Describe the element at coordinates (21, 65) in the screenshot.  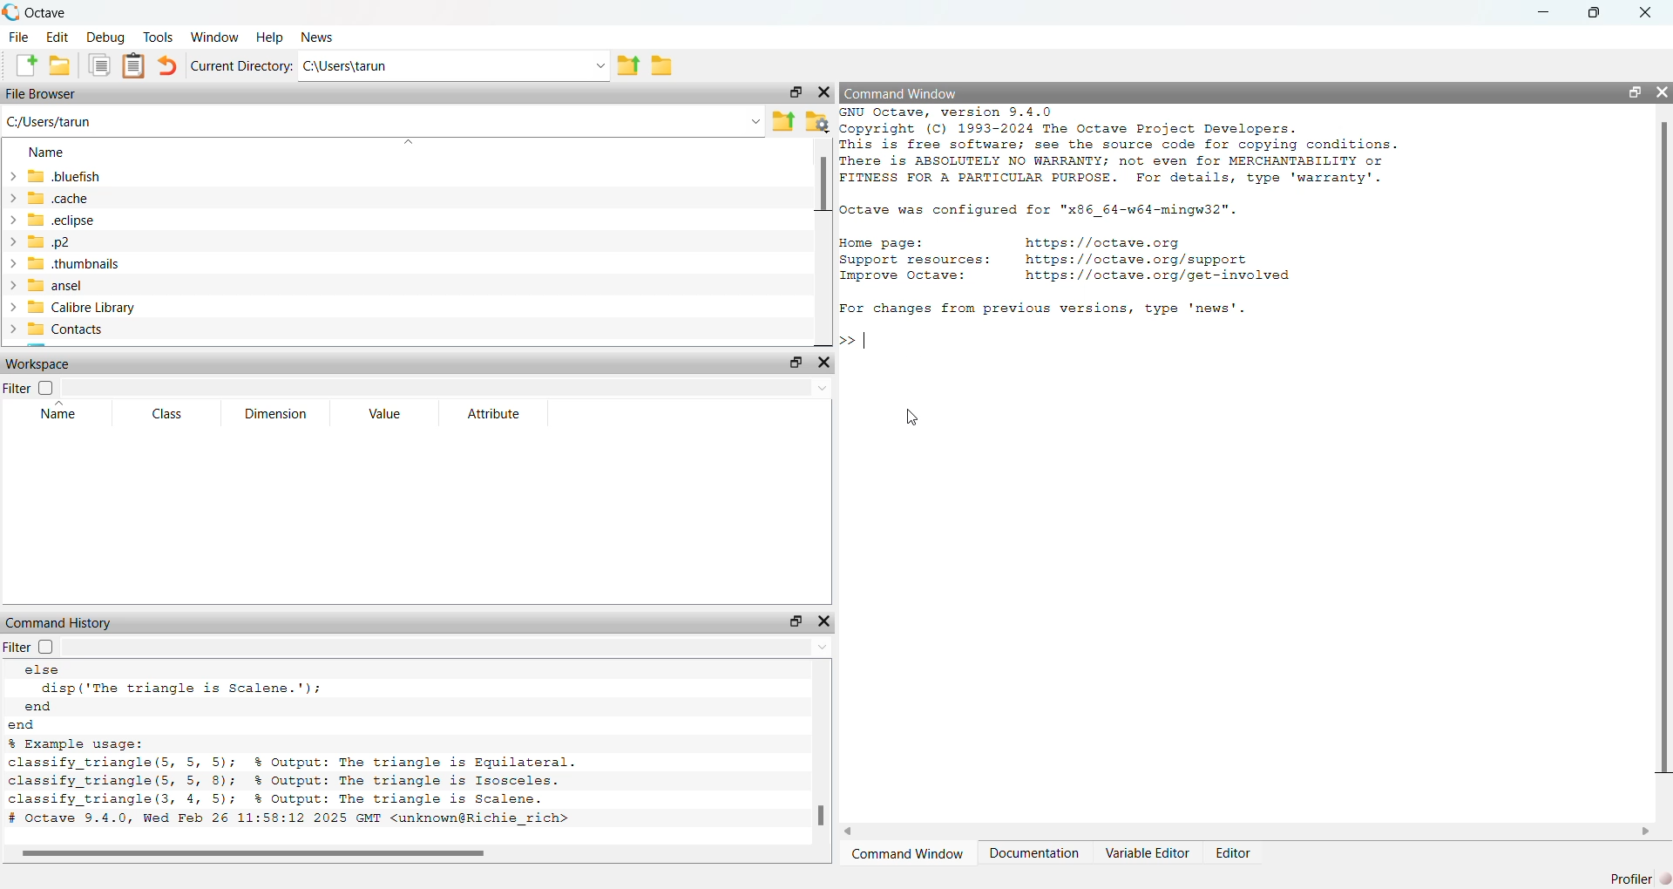
I see `new script` at that location.